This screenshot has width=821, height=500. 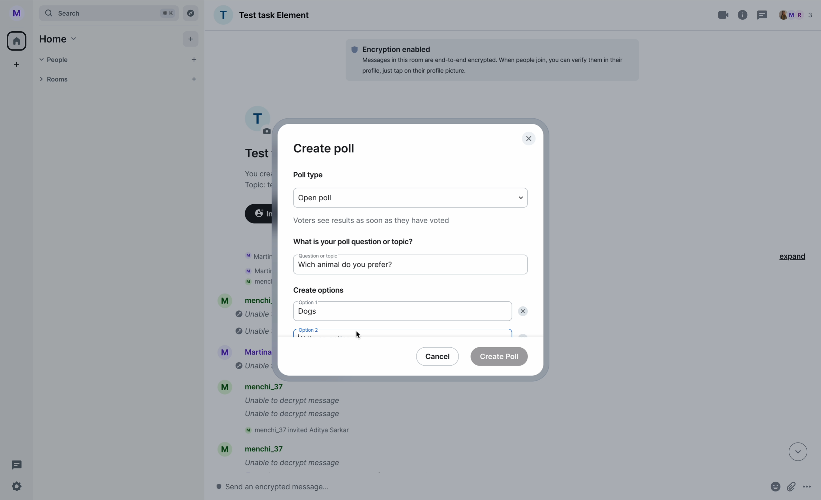 I want to click on threads, so click(x=15, y=465).